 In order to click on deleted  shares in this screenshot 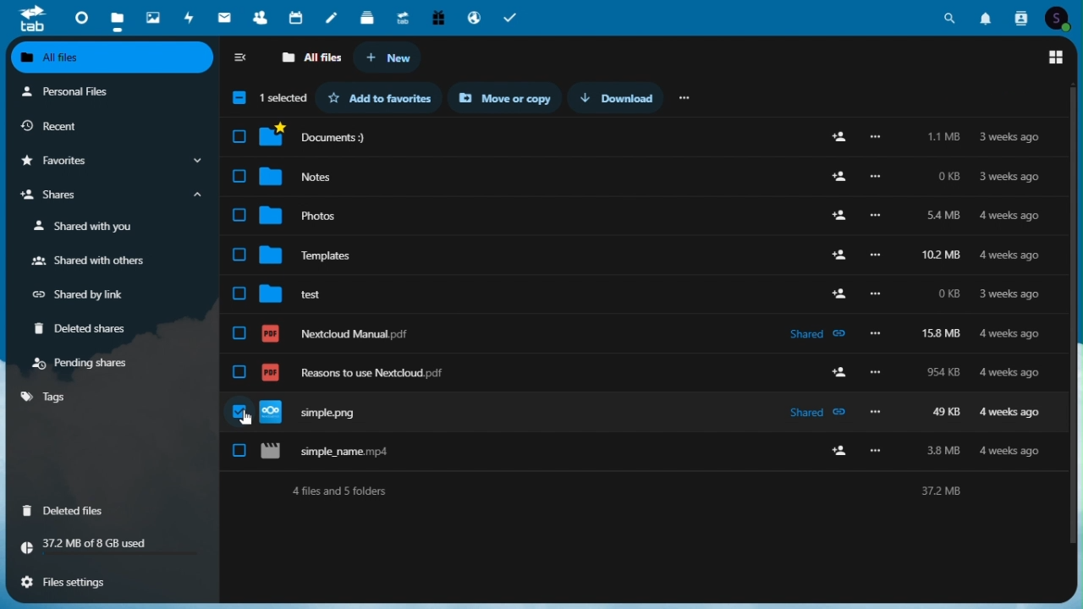, I will do `click(87, 330)`.